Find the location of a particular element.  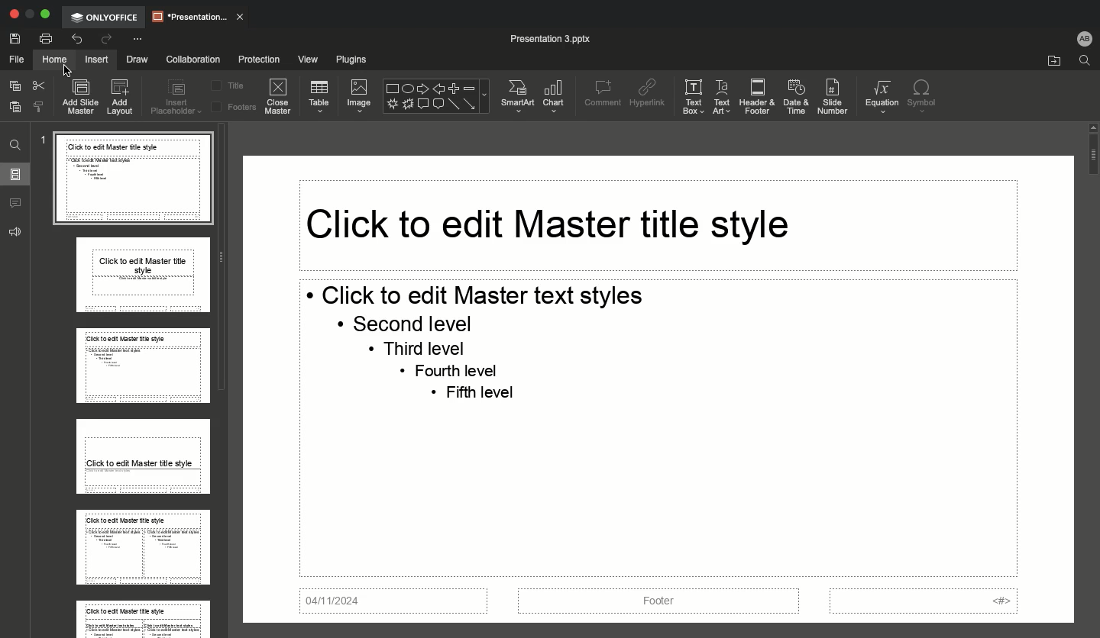

Plugins is located at coordinates (354, 58).